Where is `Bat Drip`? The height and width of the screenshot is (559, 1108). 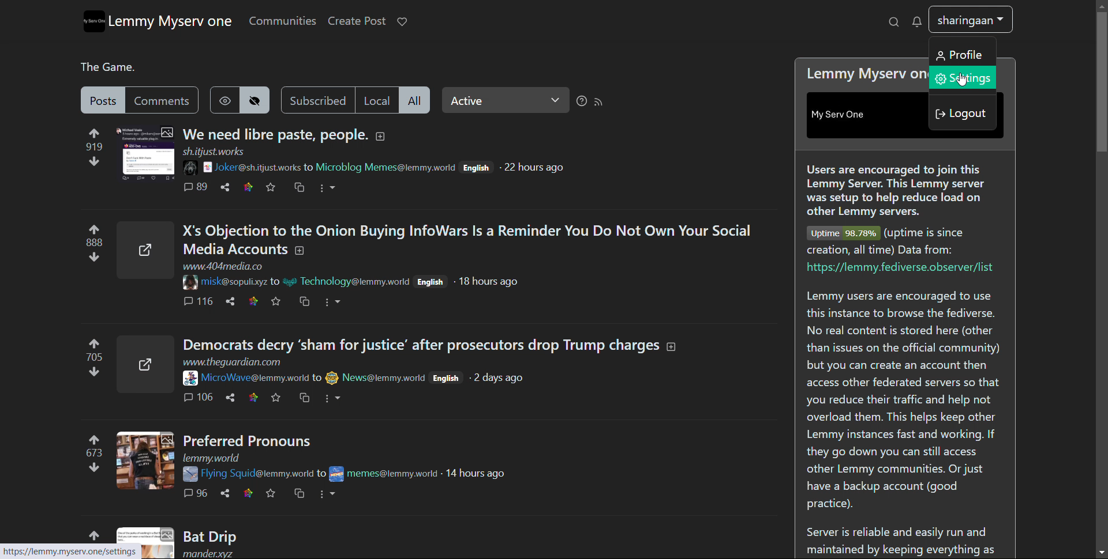 Bat Drip is located at coordinates (215, 535).